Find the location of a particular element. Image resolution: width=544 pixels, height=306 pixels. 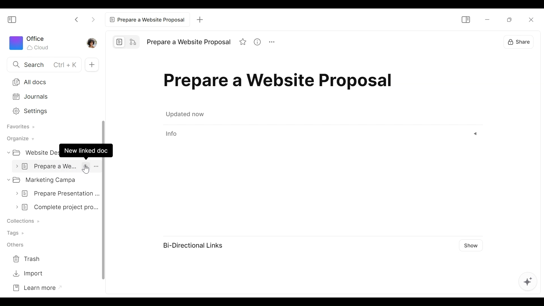

View Information is located at coordinates (257, 42).